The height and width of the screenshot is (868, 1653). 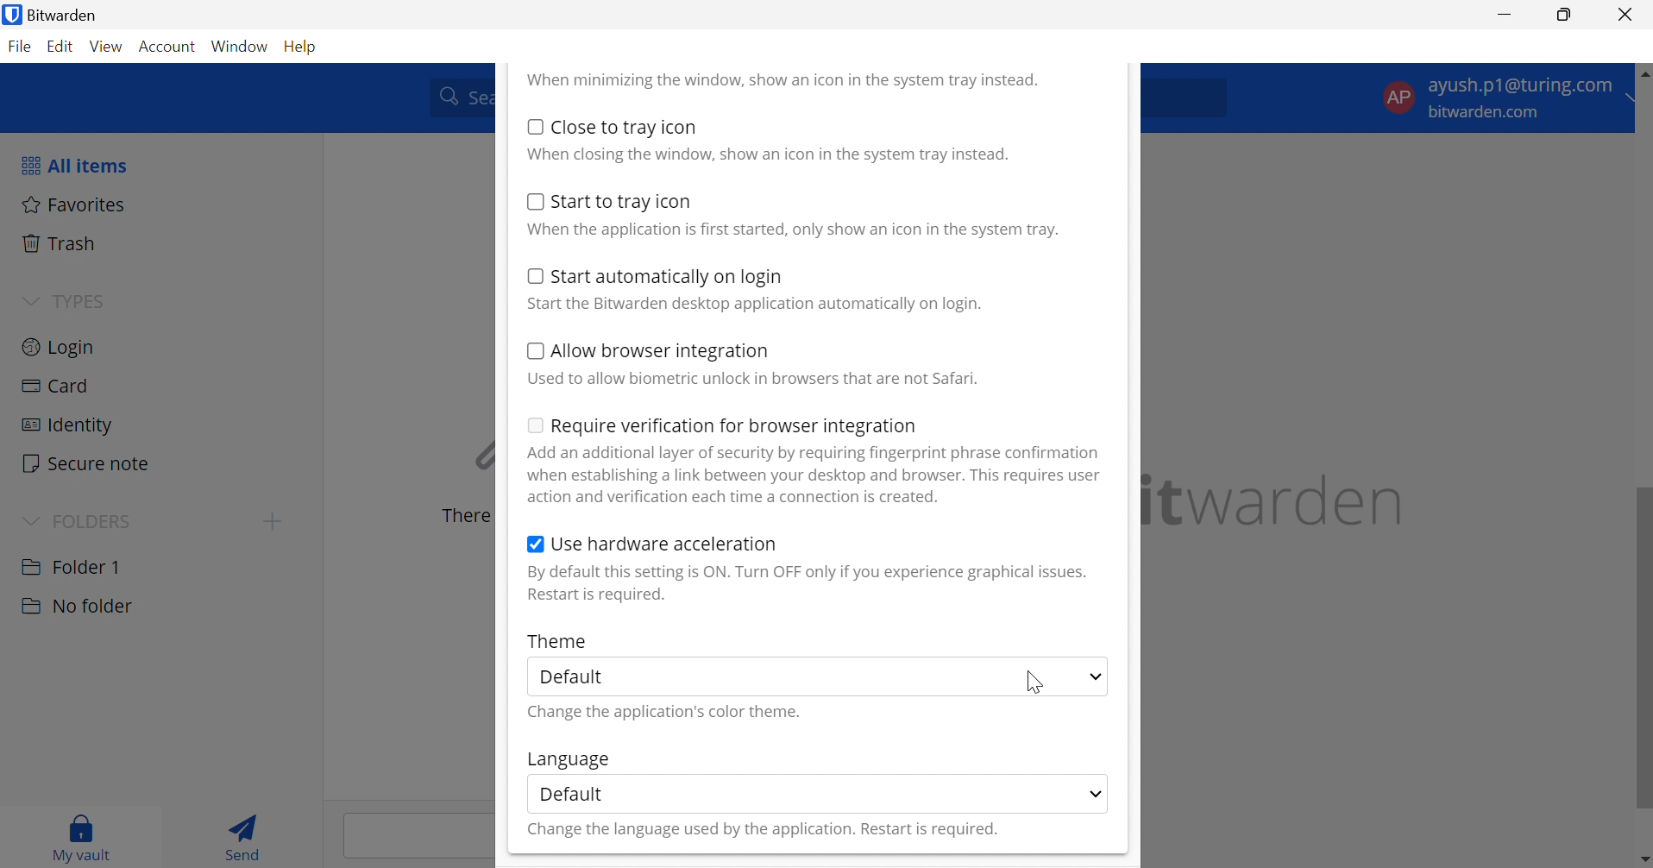 What do you see at coordinates (669, 278) in the screenshot?
I see `Start automatically on login` at bounding box center [669, 278].